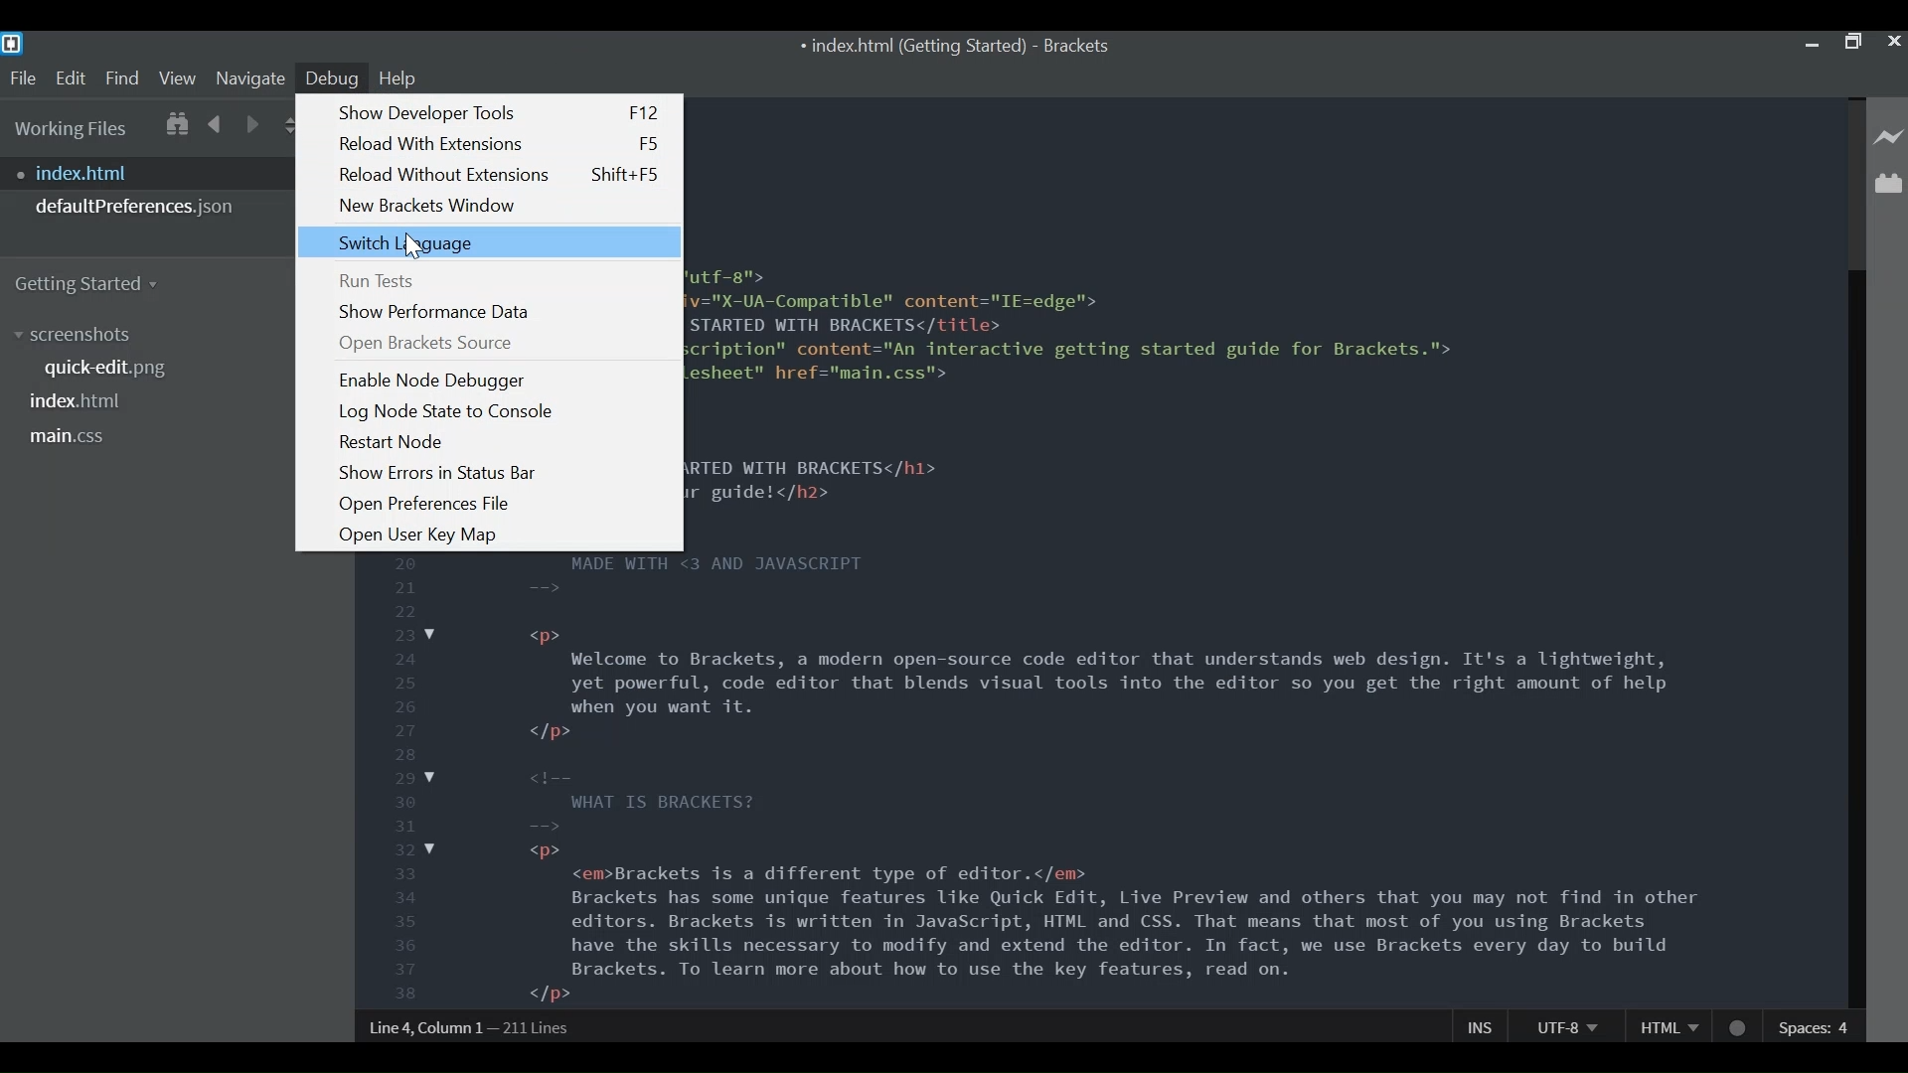 The image size is (1908, 1073). I want to click on Show in File Tree, so click(175, 121).